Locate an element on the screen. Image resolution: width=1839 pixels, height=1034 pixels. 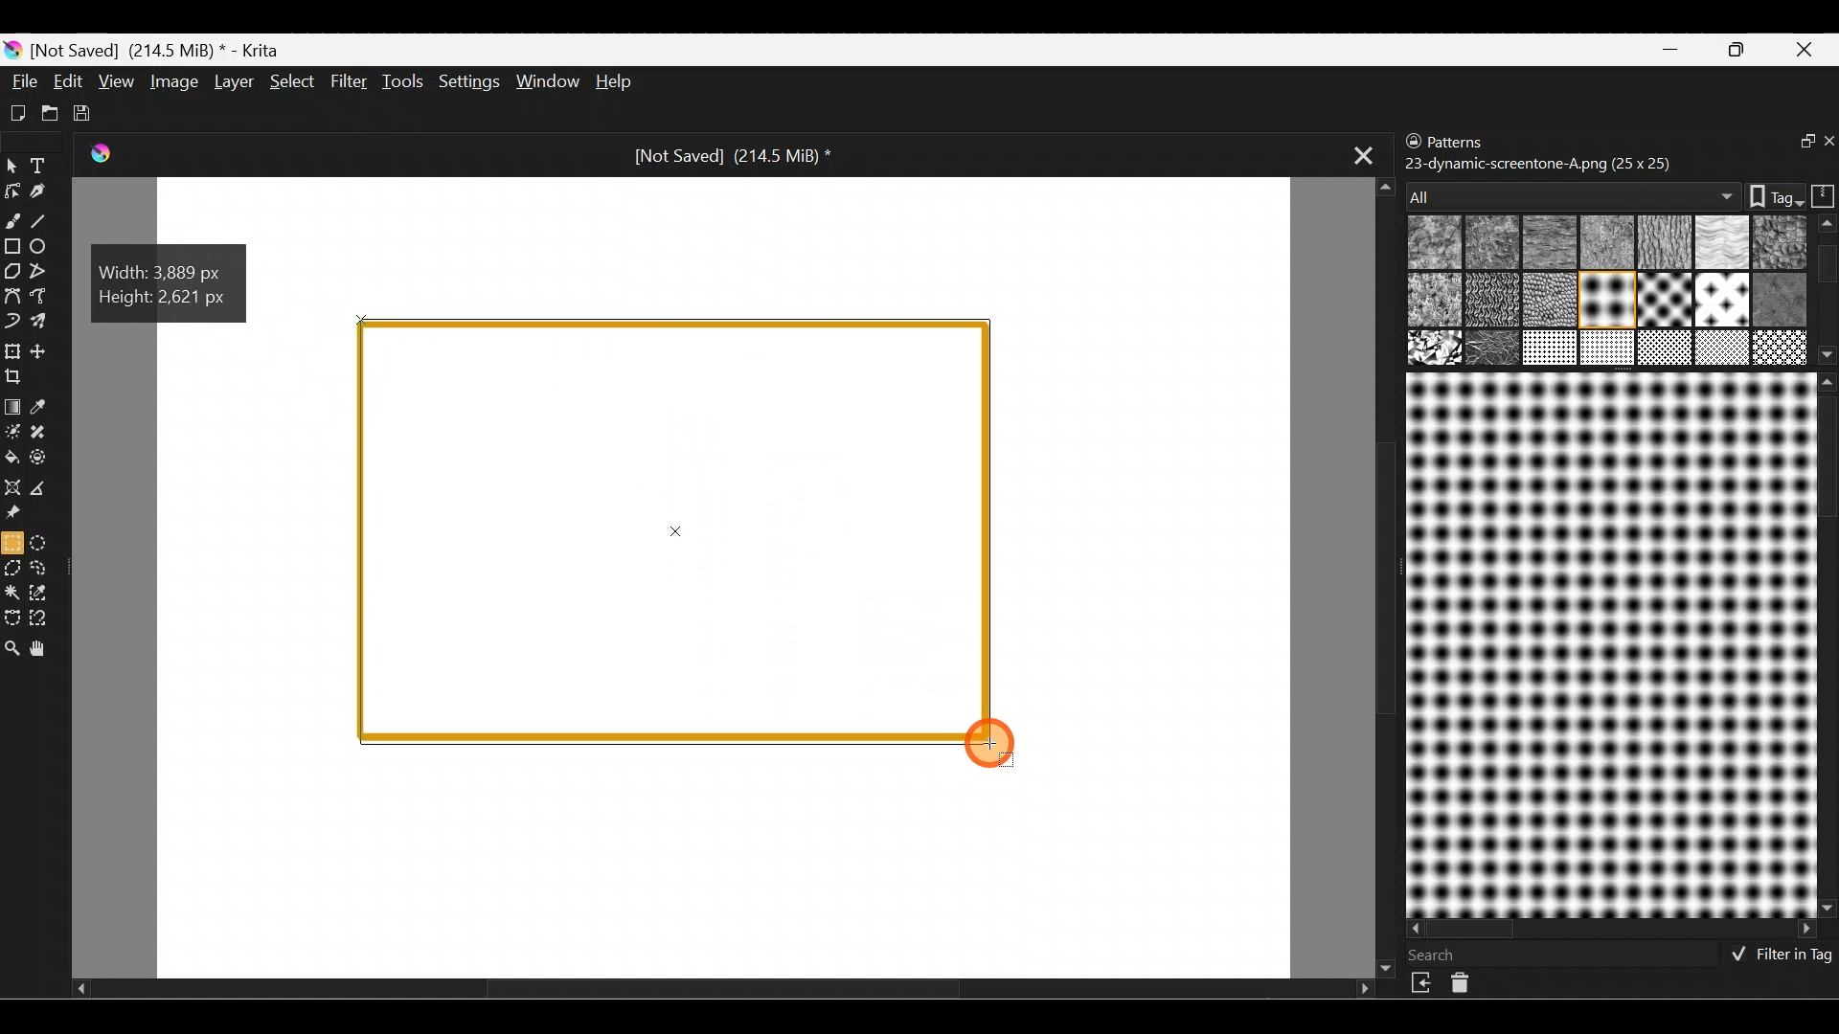
Help is located at coordinates (616, 80).